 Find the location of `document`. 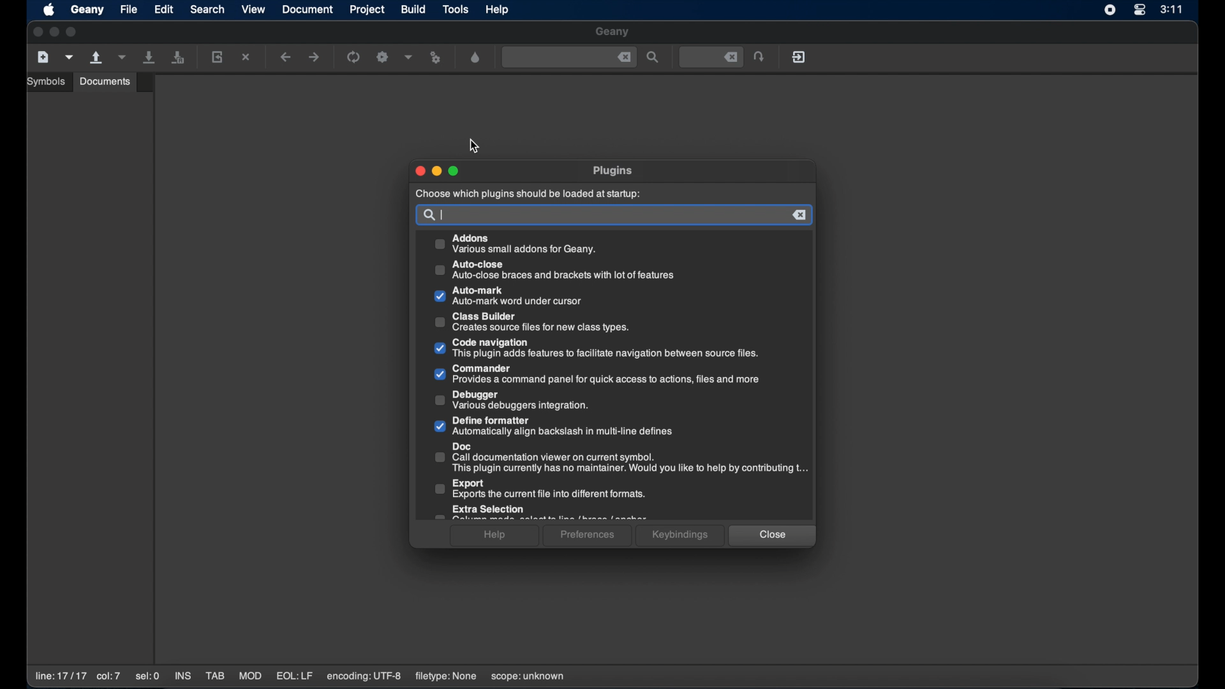

document is located at coordinates (308, 10).